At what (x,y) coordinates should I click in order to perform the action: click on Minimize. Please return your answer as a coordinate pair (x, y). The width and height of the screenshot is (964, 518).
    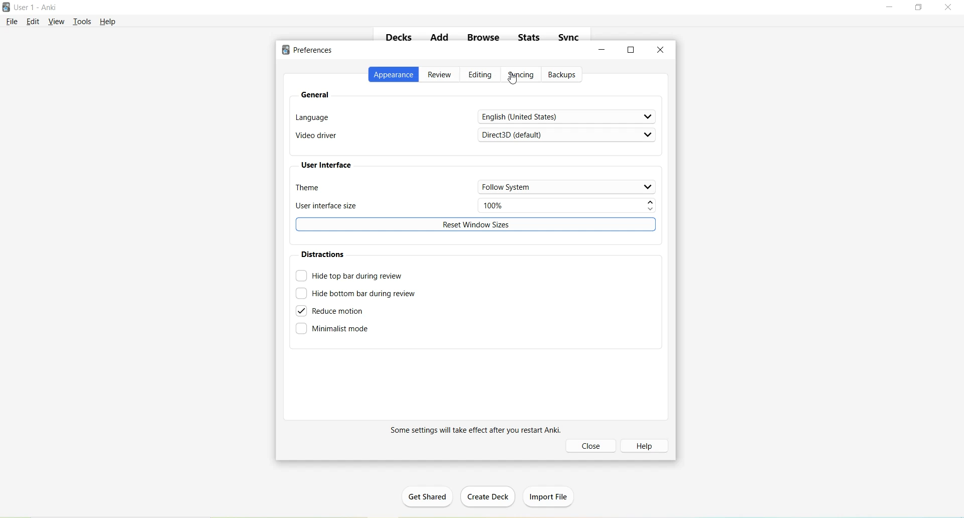
    Looking at the image, I should click on (891, 8).